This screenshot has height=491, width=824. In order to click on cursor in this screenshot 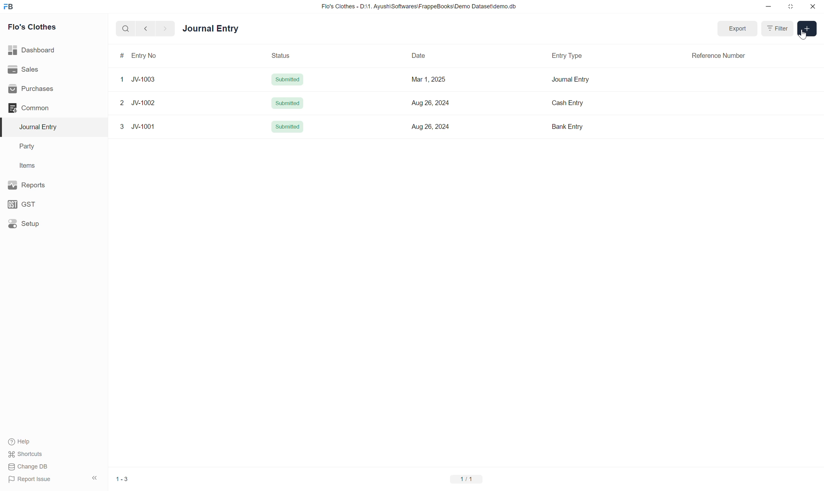, I will do `click(804, 35)`.